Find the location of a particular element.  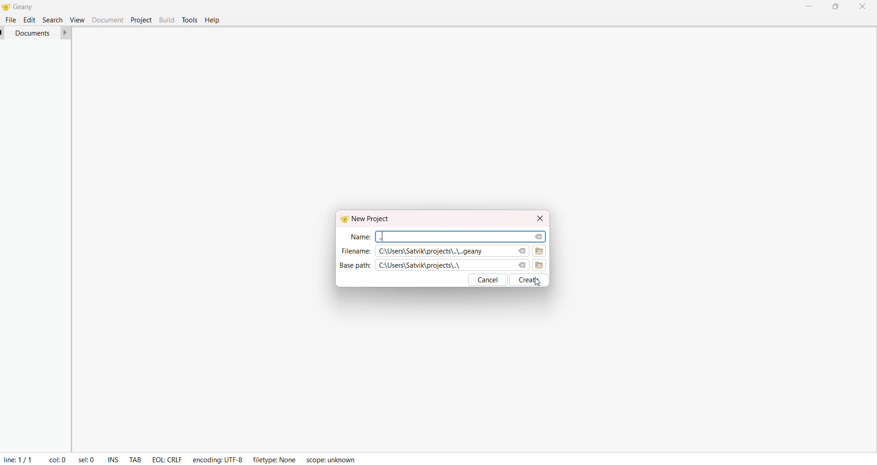

tools is located at coordinates (189, 20).